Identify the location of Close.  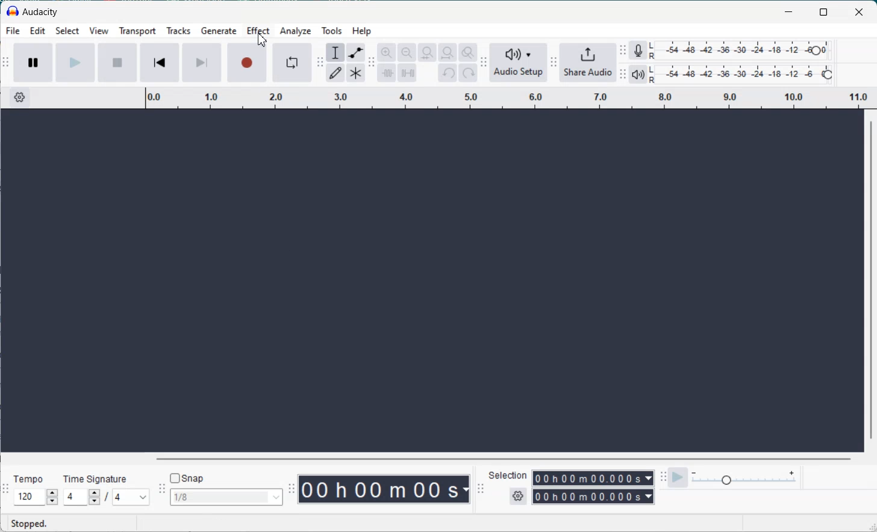
(860, 11).